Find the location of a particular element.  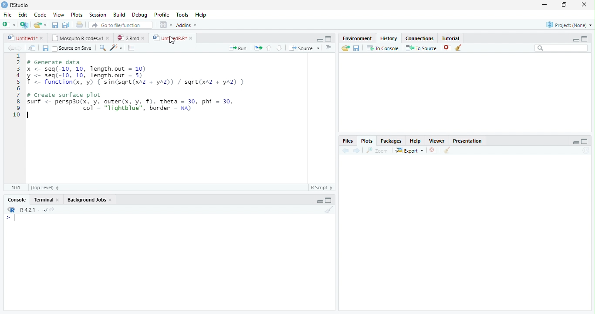

Minimize is located at coordinates (319, 40).